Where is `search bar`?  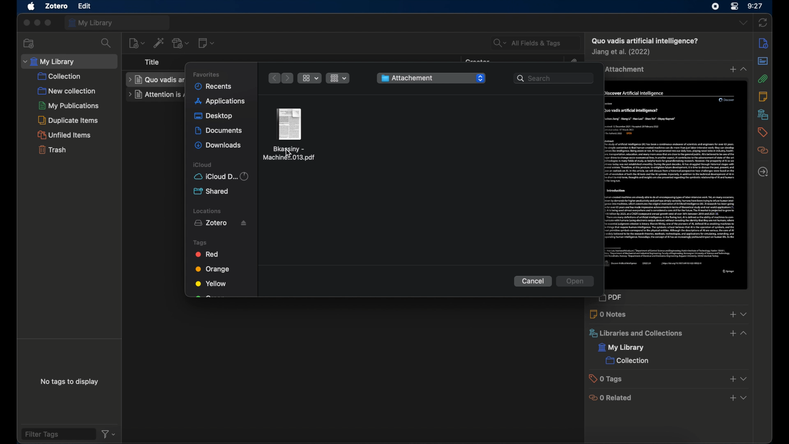 search bar is located at coordinates (554, 78).